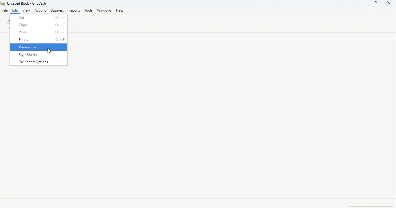 The image size is (396, 208). I want to click on Status bar, so click(198, 203).